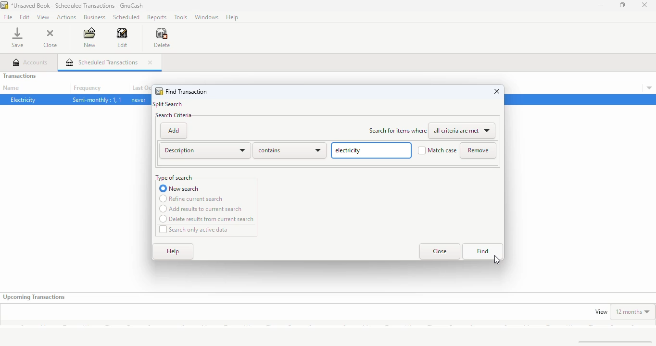 The image size is (656, 346). Describe the element at coordinates (8, 17) in the screenshot. I see `file` at that location.